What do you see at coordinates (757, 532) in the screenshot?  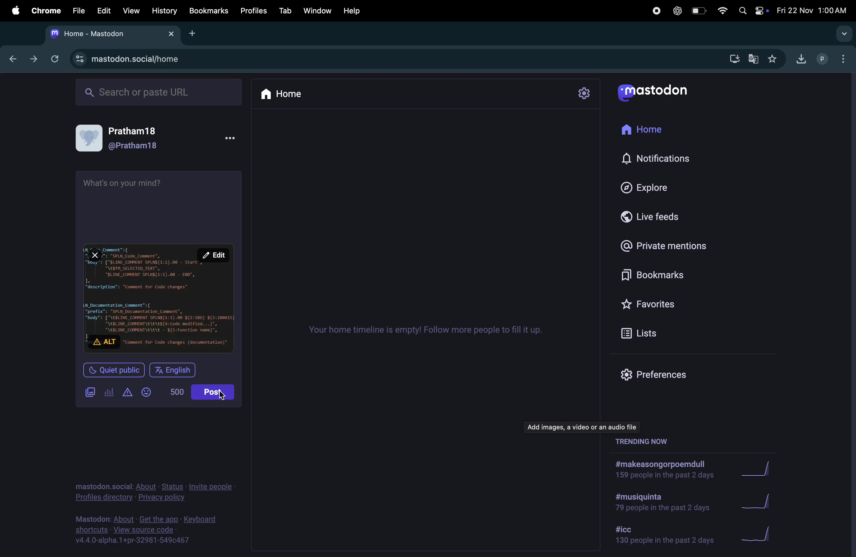 I see `graphs` at bounding box center [757, 532].